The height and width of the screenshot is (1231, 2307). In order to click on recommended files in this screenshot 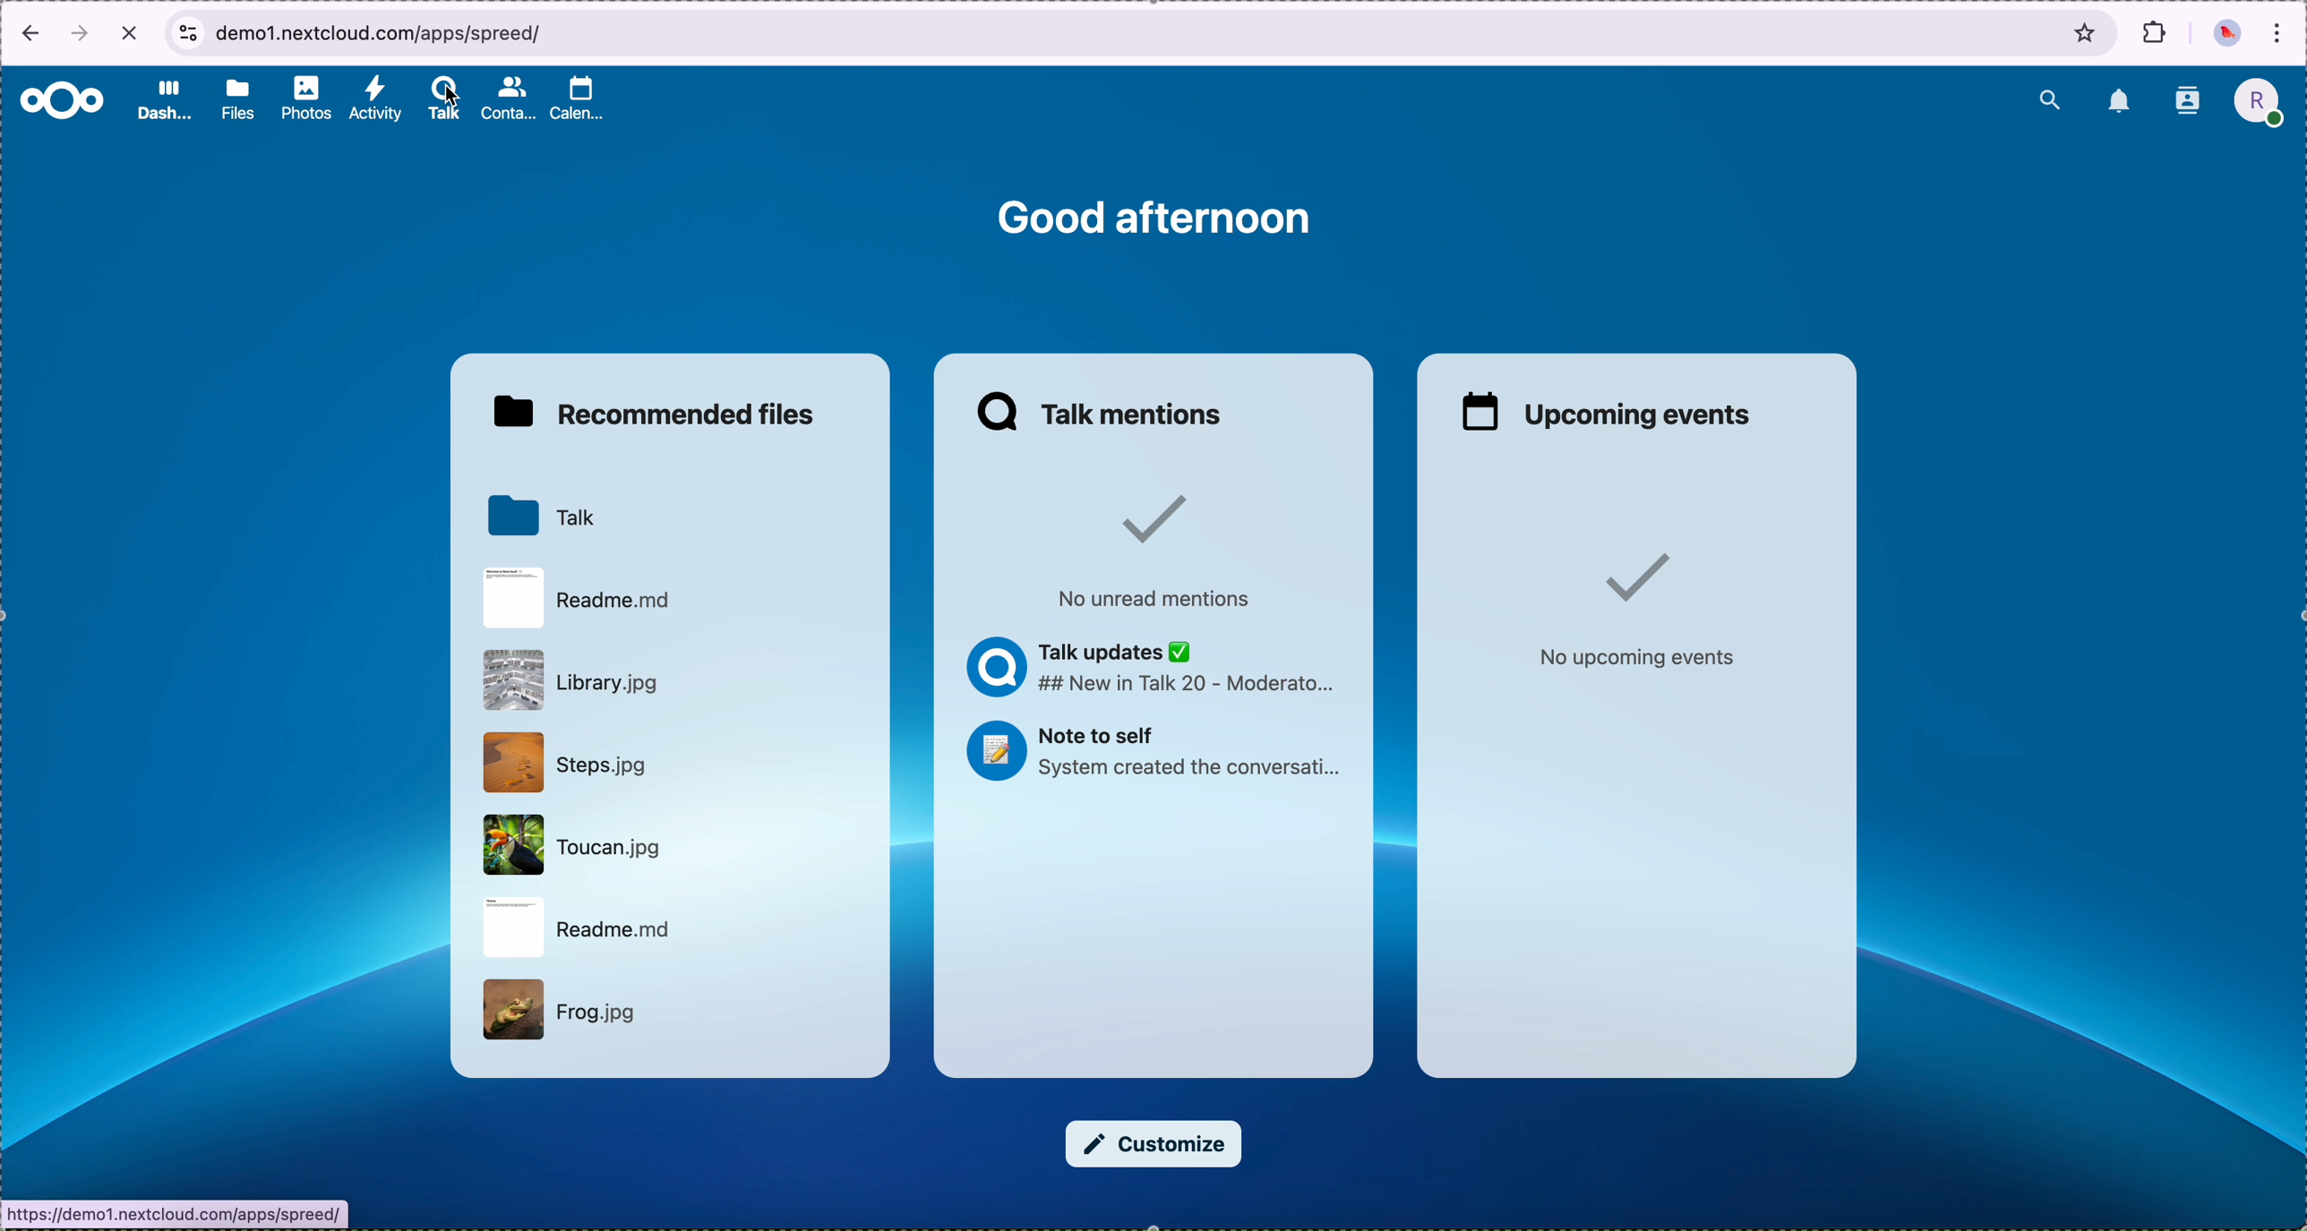, I will do `click(669, 398)`.